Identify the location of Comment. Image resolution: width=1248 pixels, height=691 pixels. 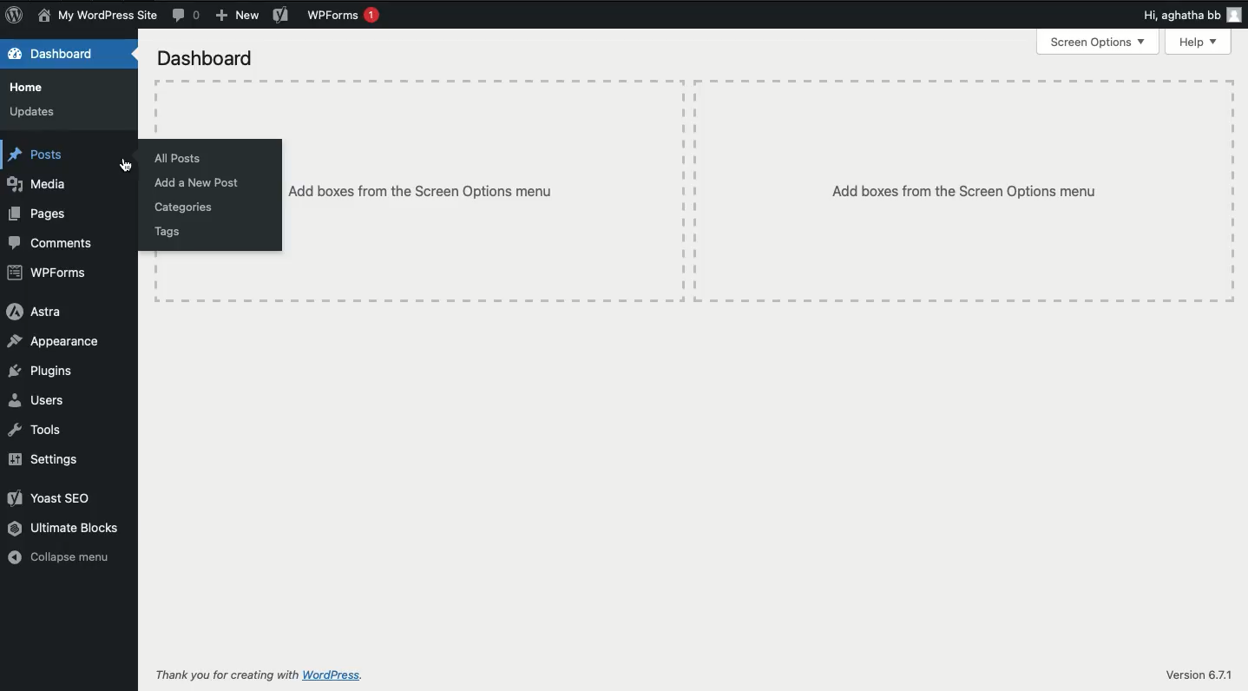
(187, 16).